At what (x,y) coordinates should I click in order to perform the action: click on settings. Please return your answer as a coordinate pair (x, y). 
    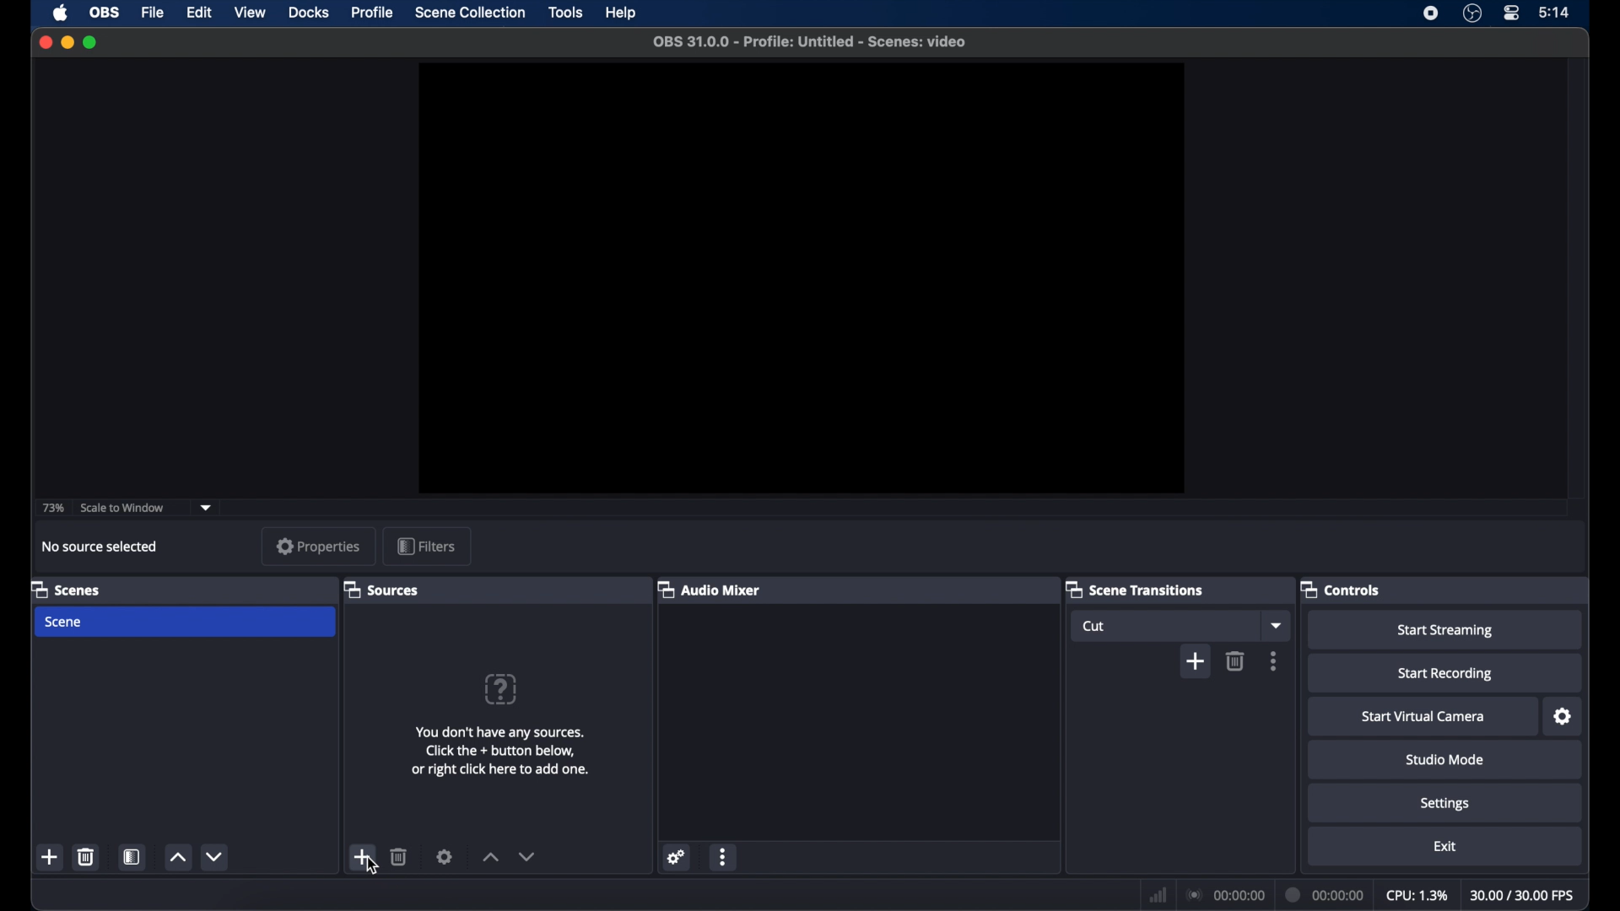
    Looking at the image, I should click on (1563, 717).